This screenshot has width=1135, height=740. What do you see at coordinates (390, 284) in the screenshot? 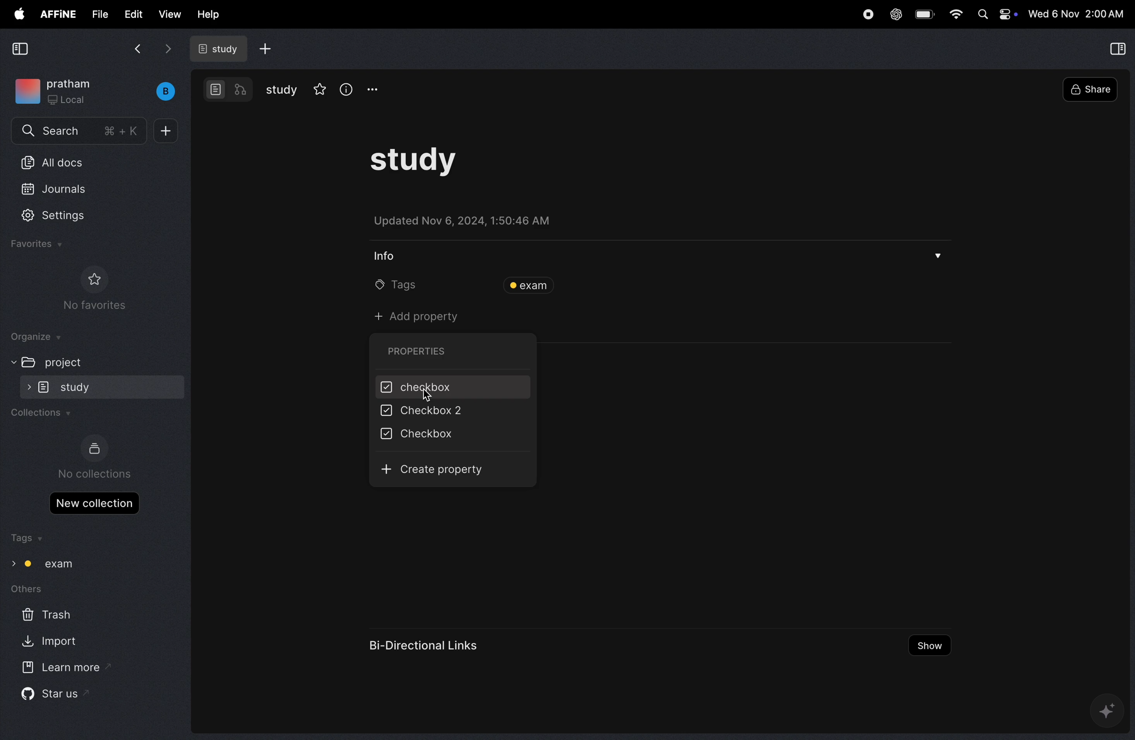
I see `tags` at bounding box center [390, 284].